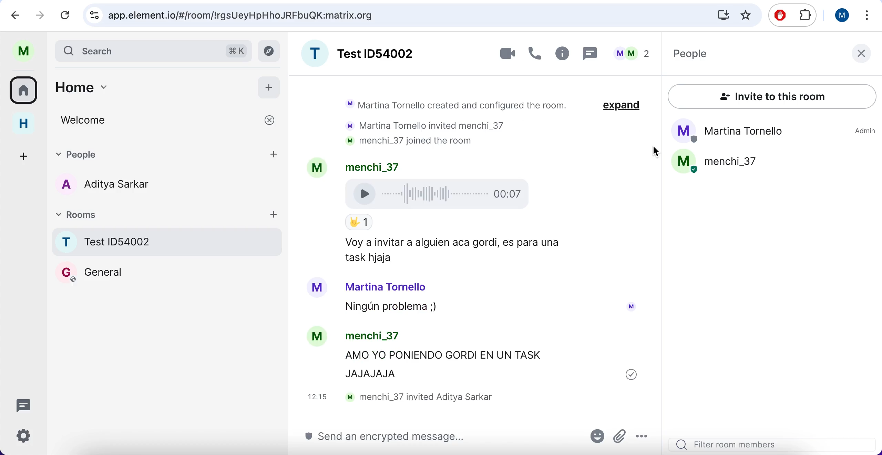  I want to click on welcome, so click(172, 120).